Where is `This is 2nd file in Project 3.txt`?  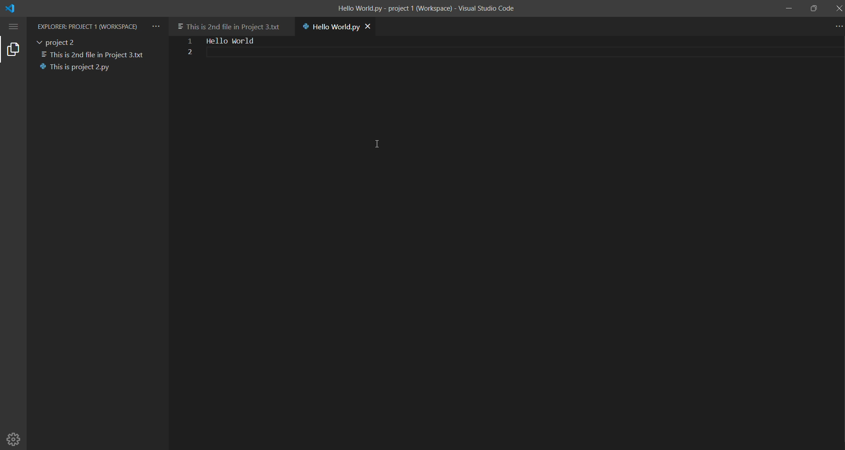
This is 2nd file in Project 3.txt is located at coordinates (231, 23).